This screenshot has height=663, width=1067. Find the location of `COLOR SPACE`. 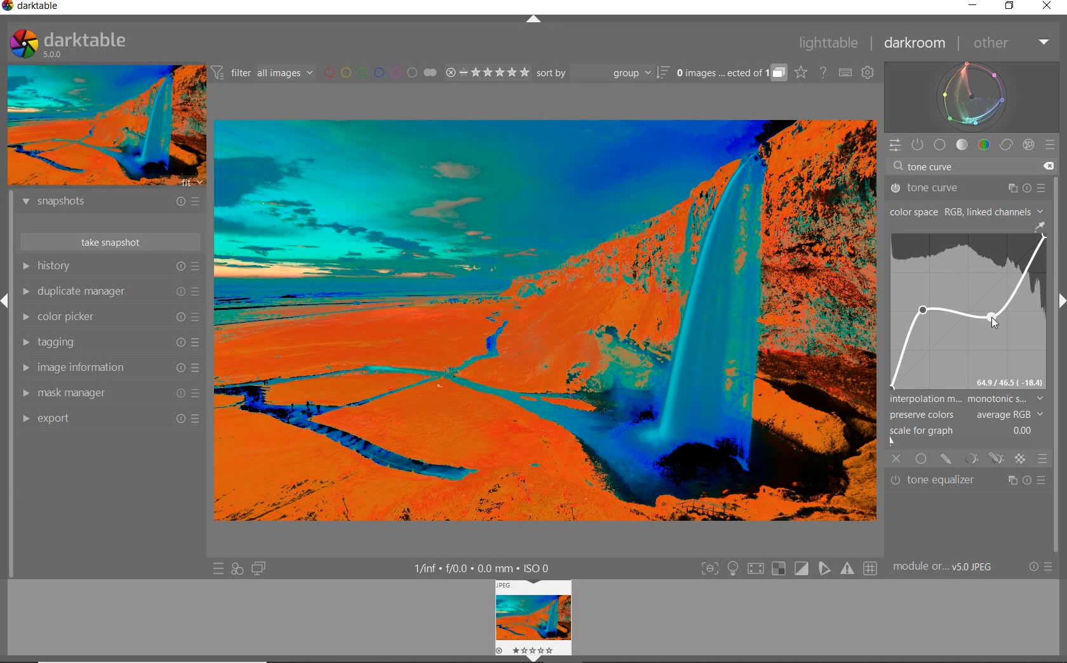

COLOR SPACE is located at coordinates (967, 211).